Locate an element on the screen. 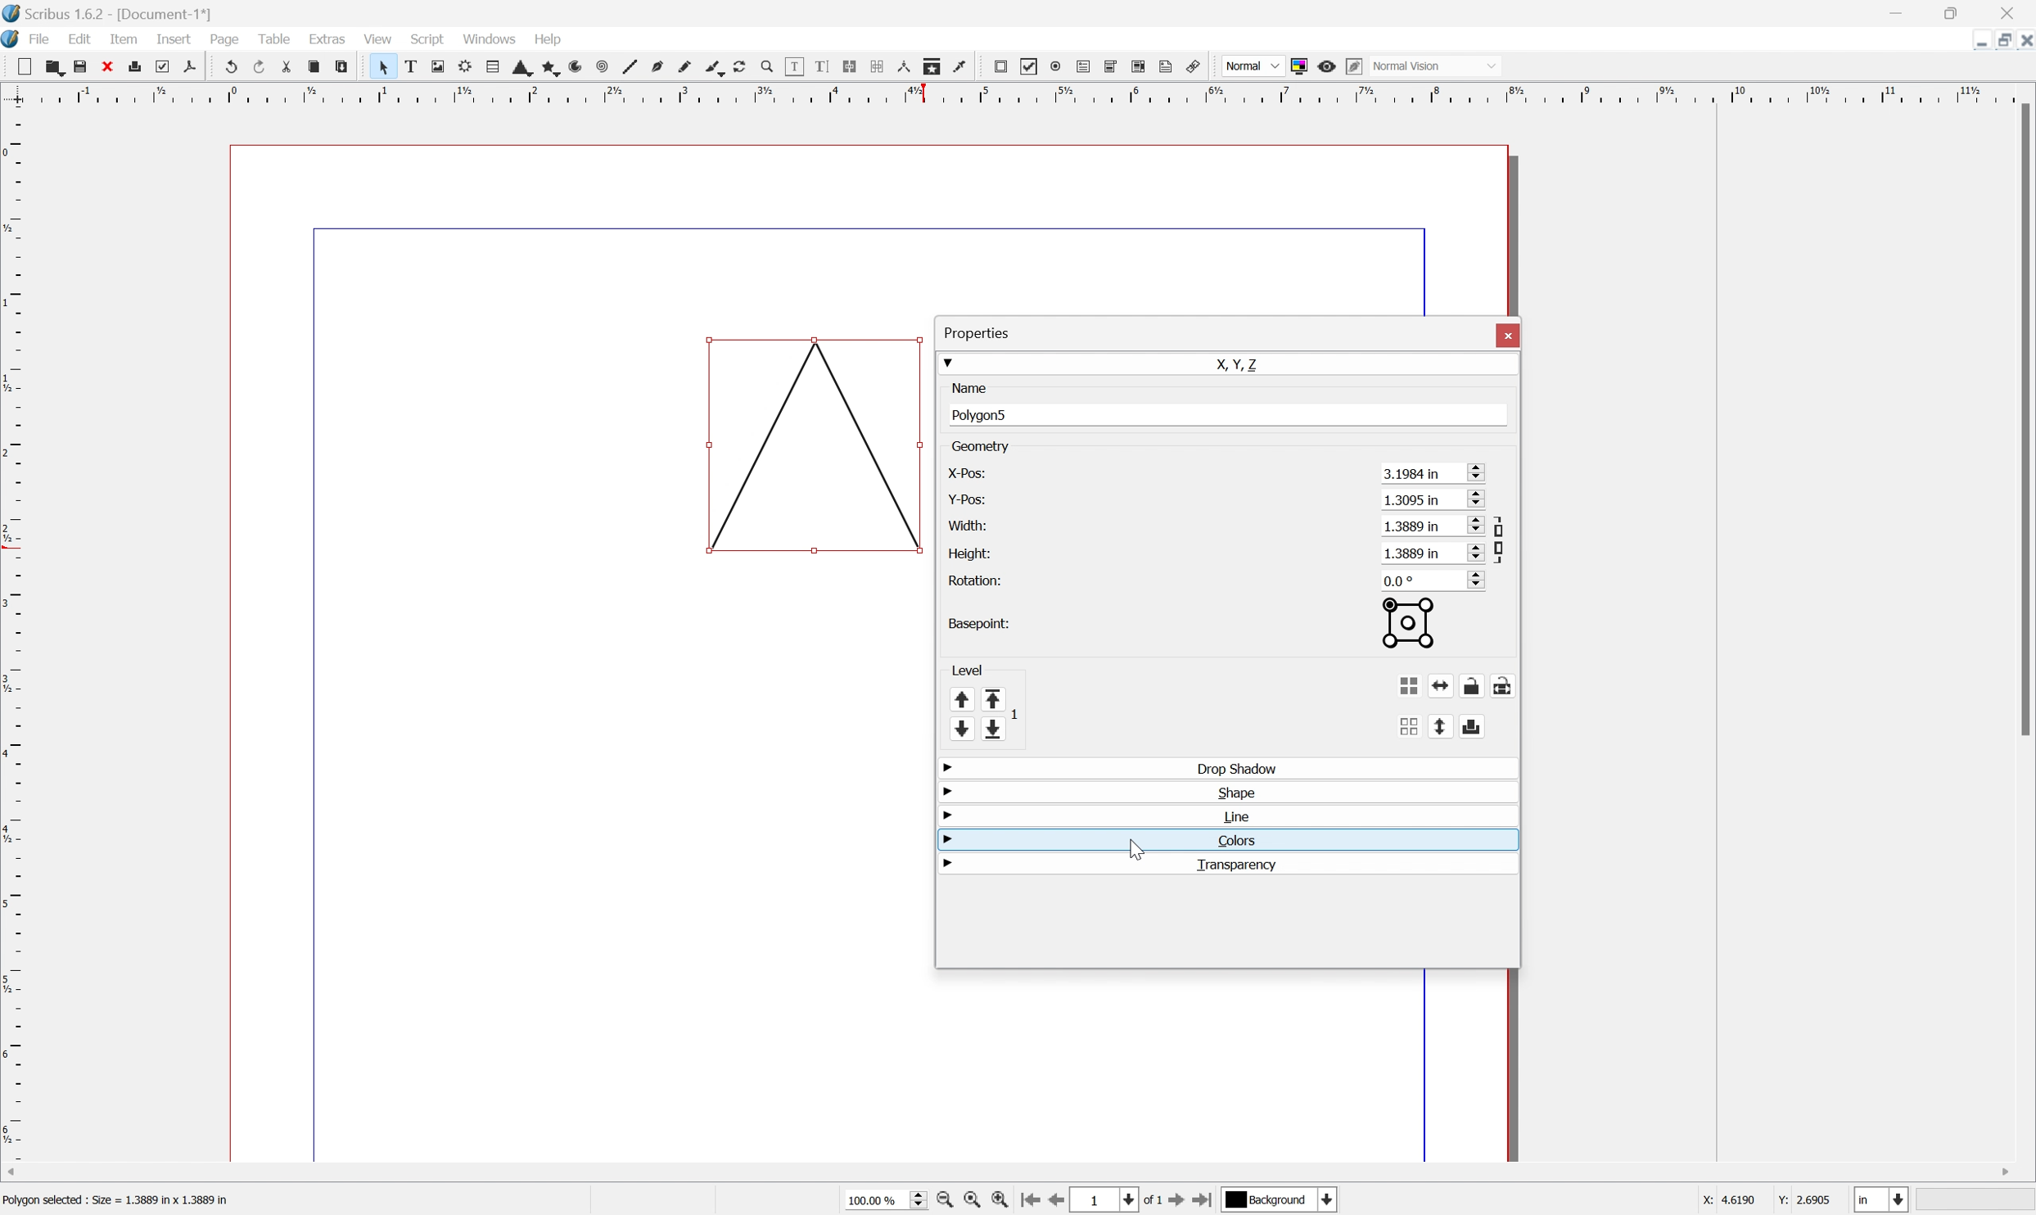 The width and height of the screenshot is (2036, 1215). Lock or unlock the size of the object is located at coordinates (1504, 685).